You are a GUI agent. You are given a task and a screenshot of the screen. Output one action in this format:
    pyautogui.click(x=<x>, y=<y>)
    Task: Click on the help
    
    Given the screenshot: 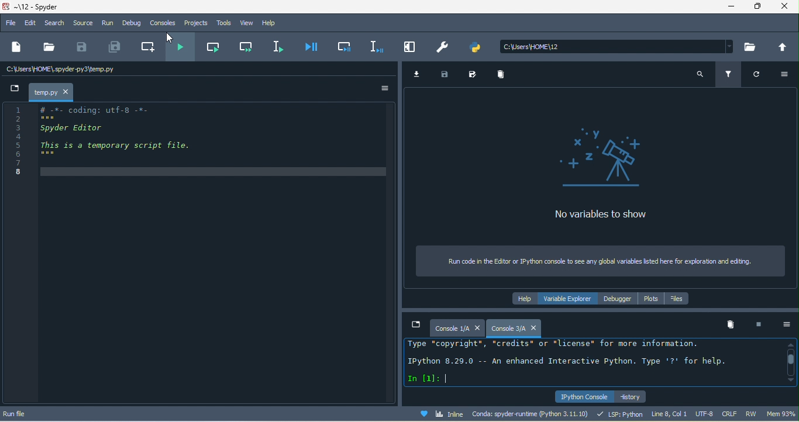 What is the action you would take?
    pyautogui.click(x=271, y=23)
    